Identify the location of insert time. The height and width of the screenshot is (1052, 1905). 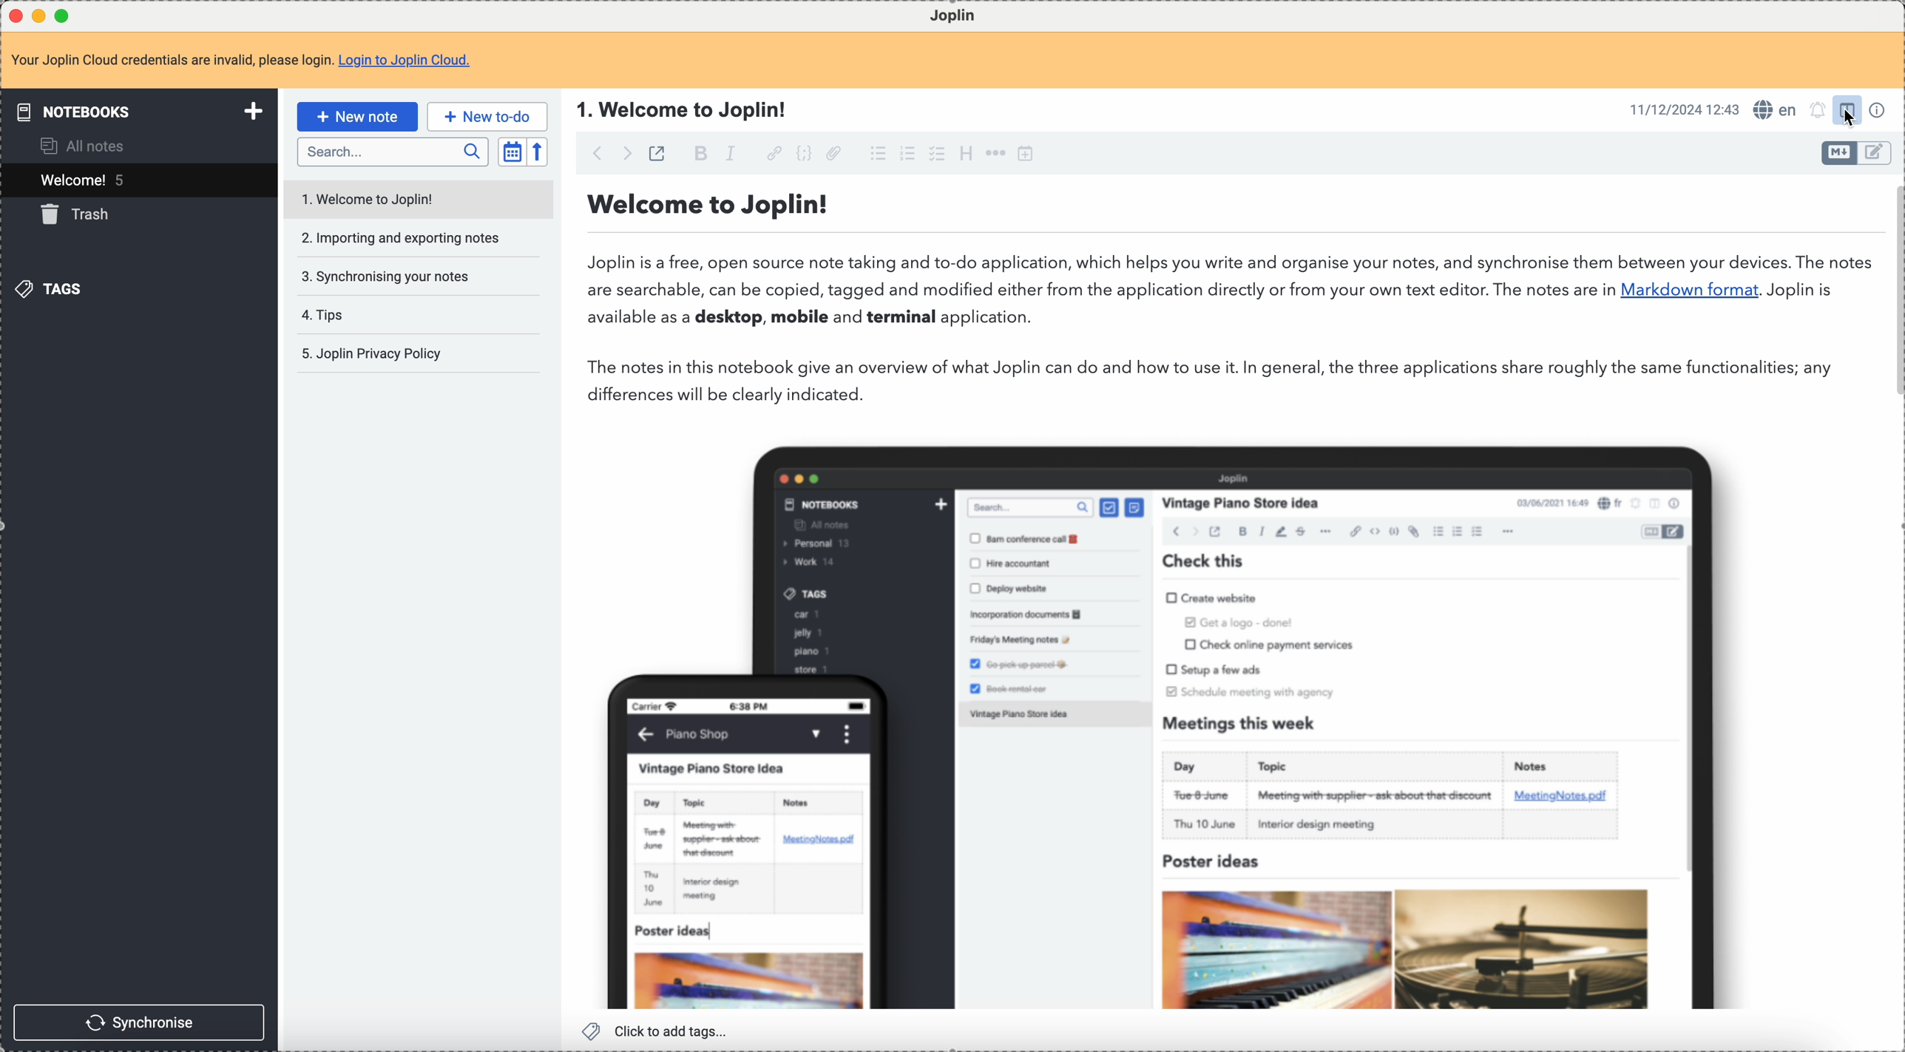
(1025, 153).